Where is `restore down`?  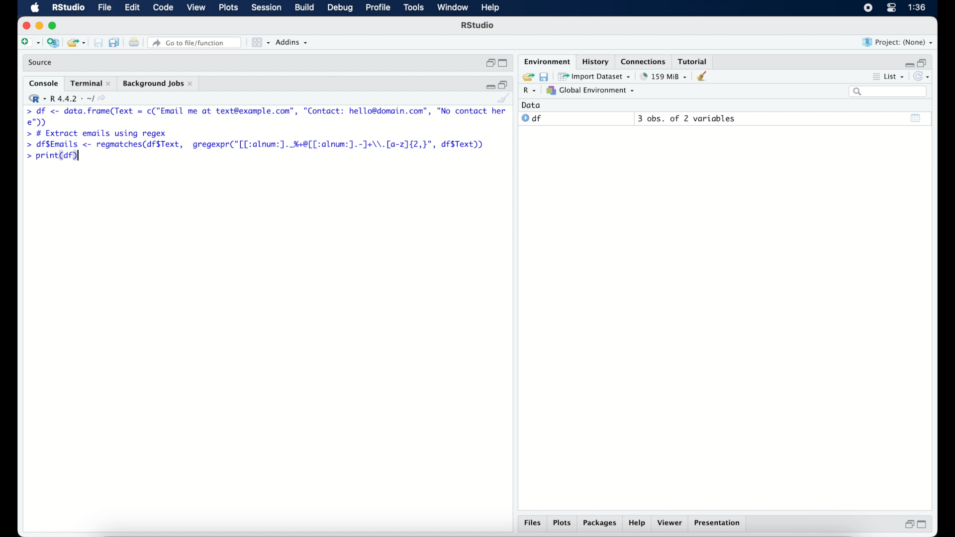
restore down is located at coordinates (488, 64).